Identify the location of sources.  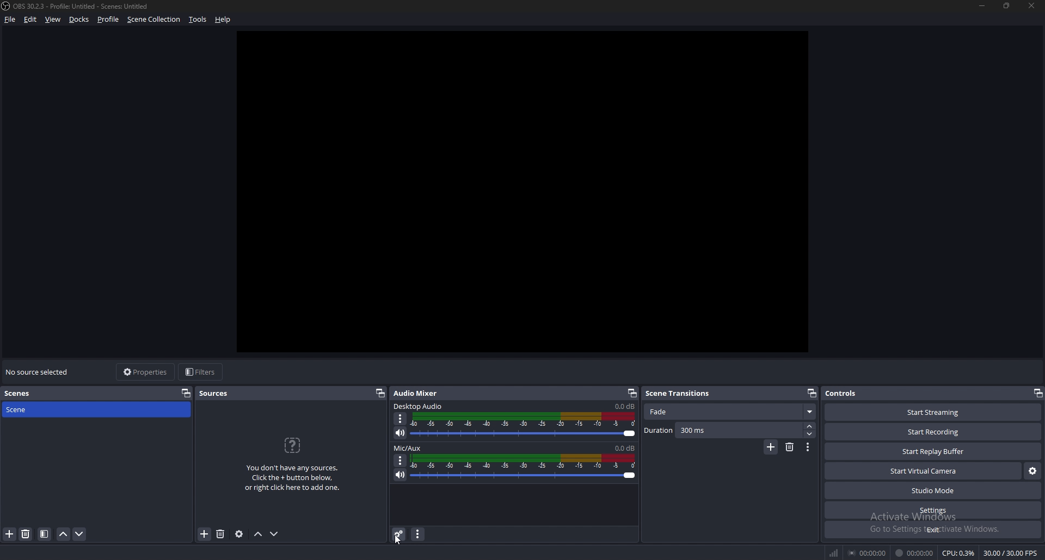
(216, 393).